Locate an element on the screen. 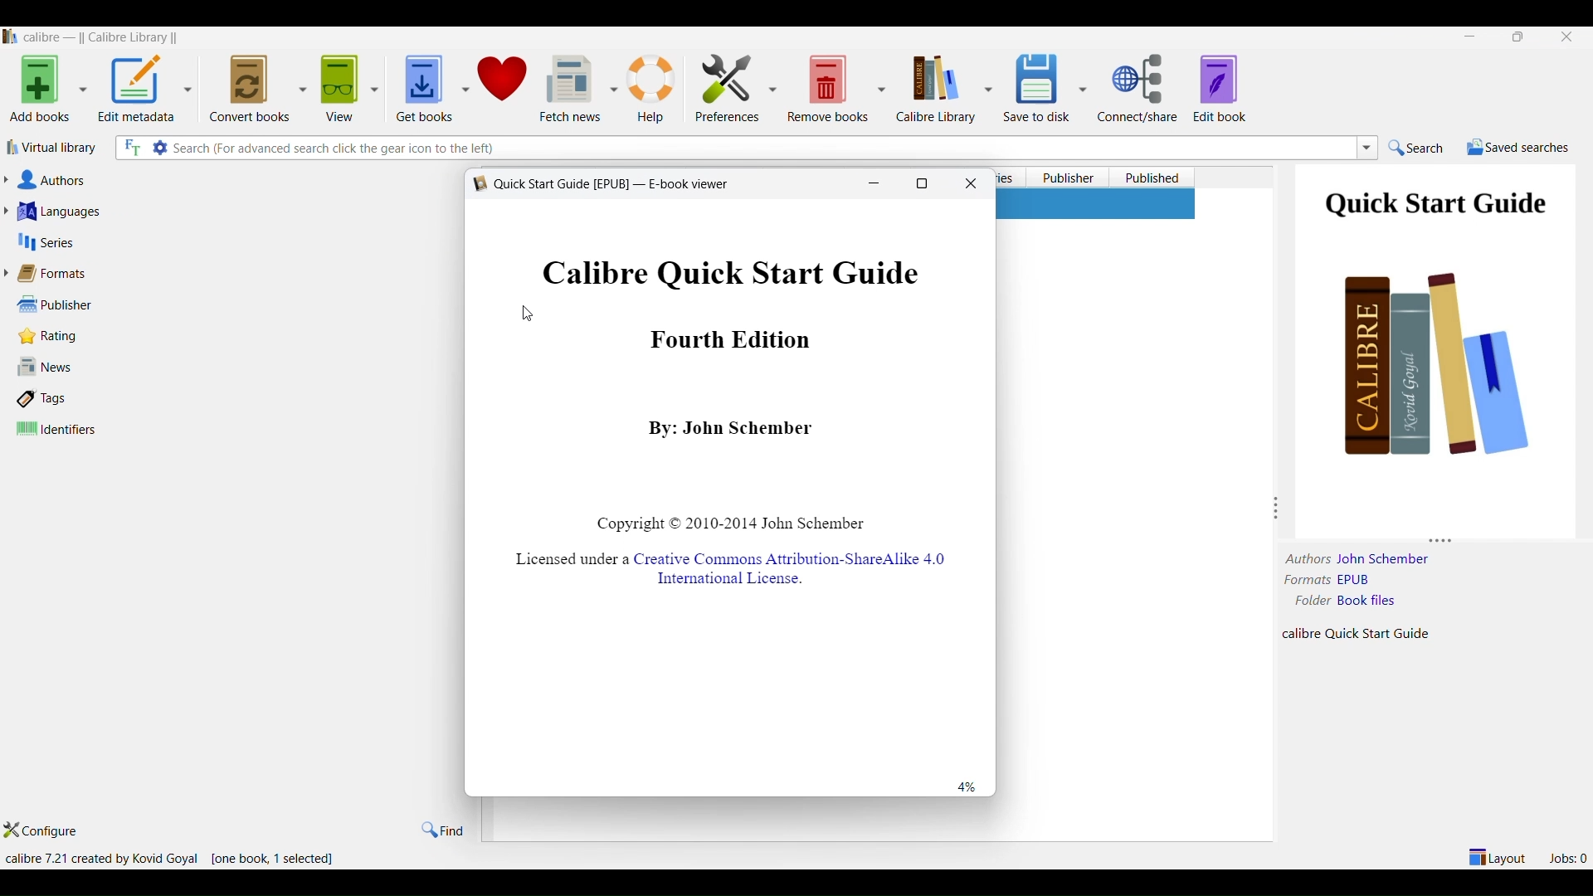 Image resolution: width=1593 pixels, height=896 pixels. search is located at coordinates (1423, 148).